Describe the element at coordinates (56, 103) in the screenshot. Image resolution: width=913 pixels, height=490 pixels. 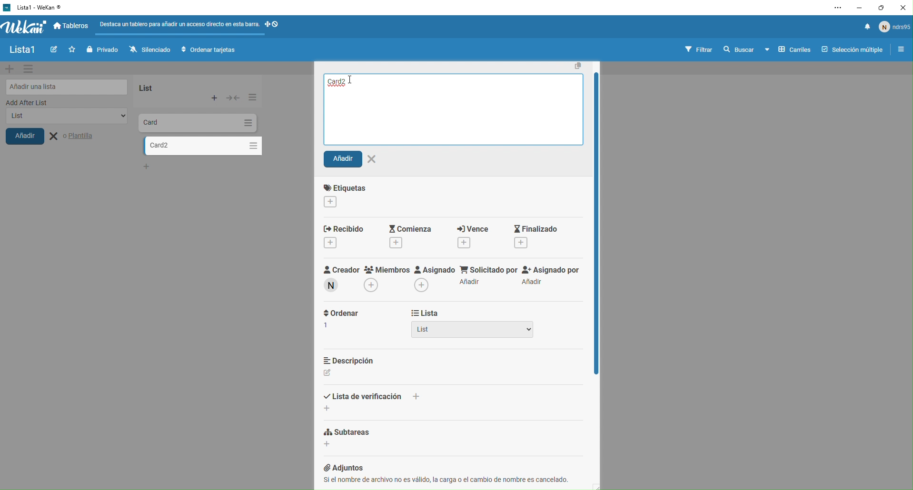
I see `add after list` at that location.